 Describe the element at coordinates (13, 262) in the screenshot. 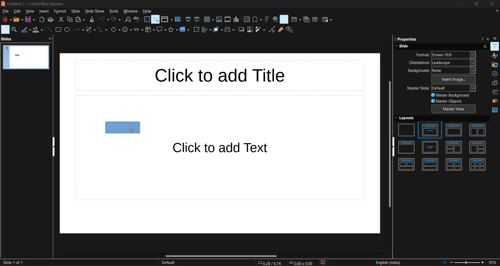

I see `slide 1 of 1` at that location.